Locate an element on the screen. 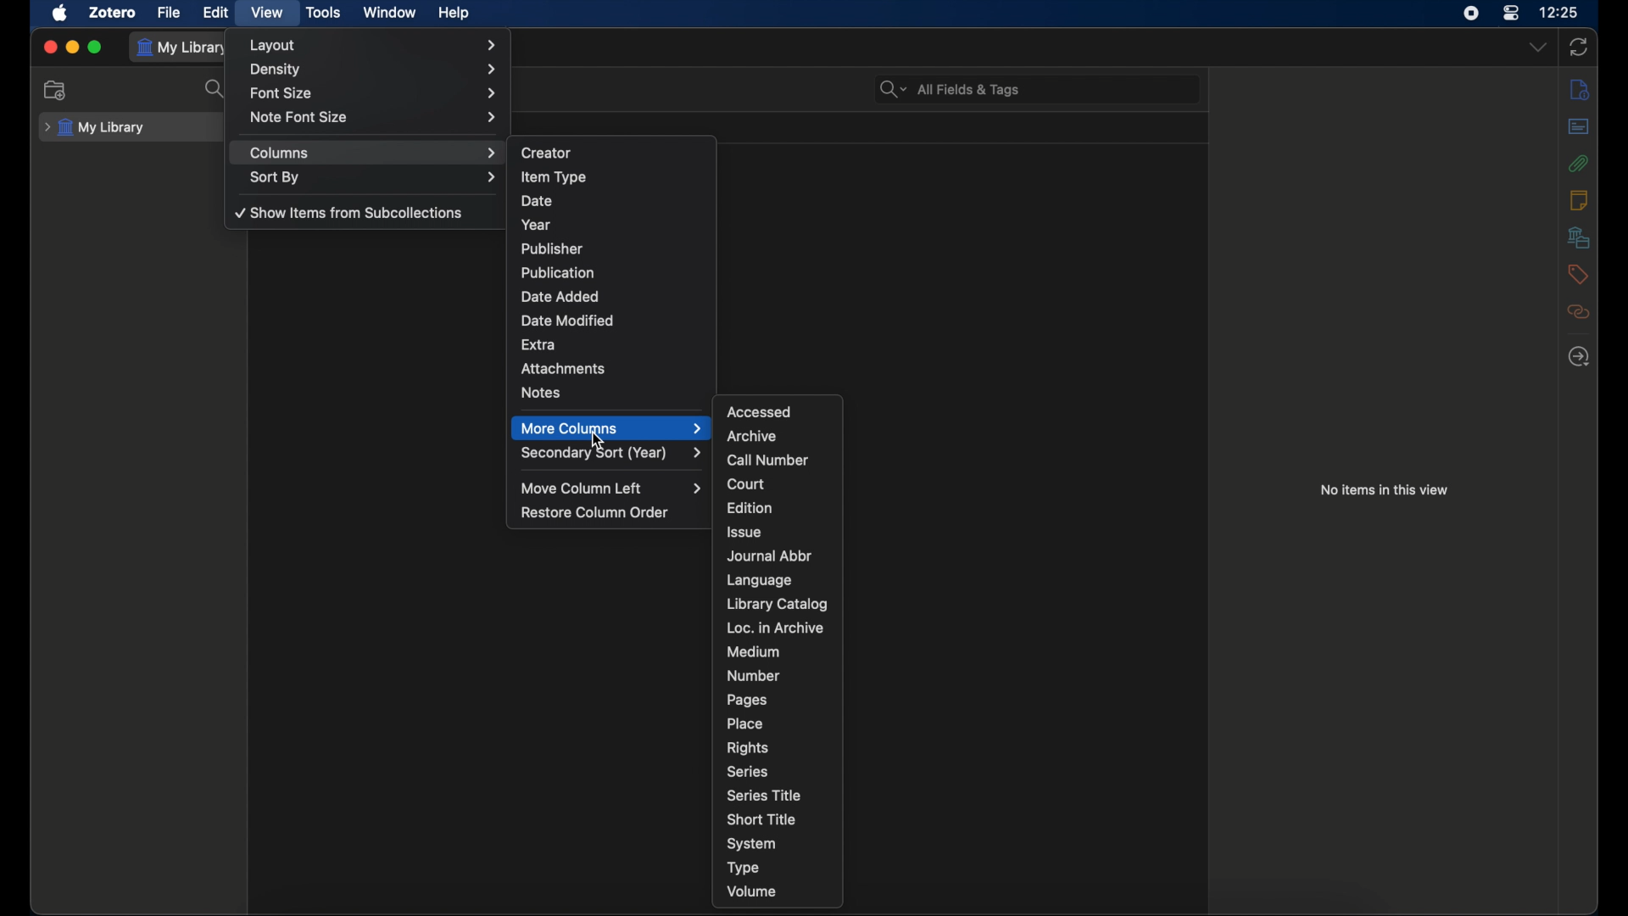  tools is located at coordinates (324, 13).